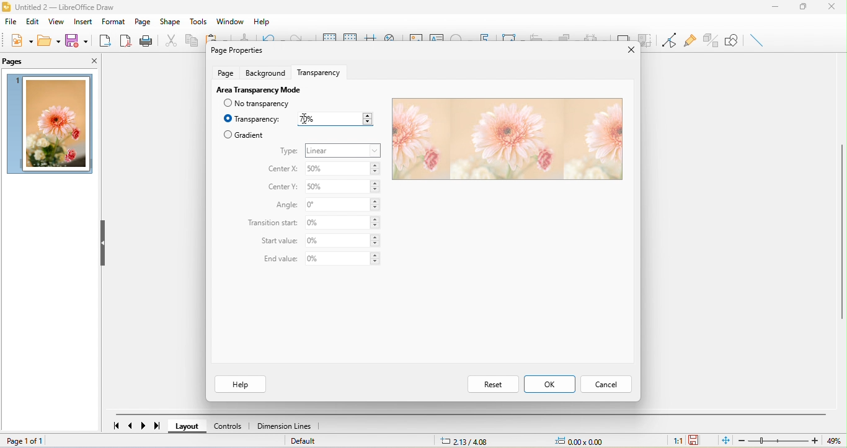 This screenshot has width=847, height=448. Describe the element at coordinates (492, 383) in the screenshot. I see `reset` at that location.